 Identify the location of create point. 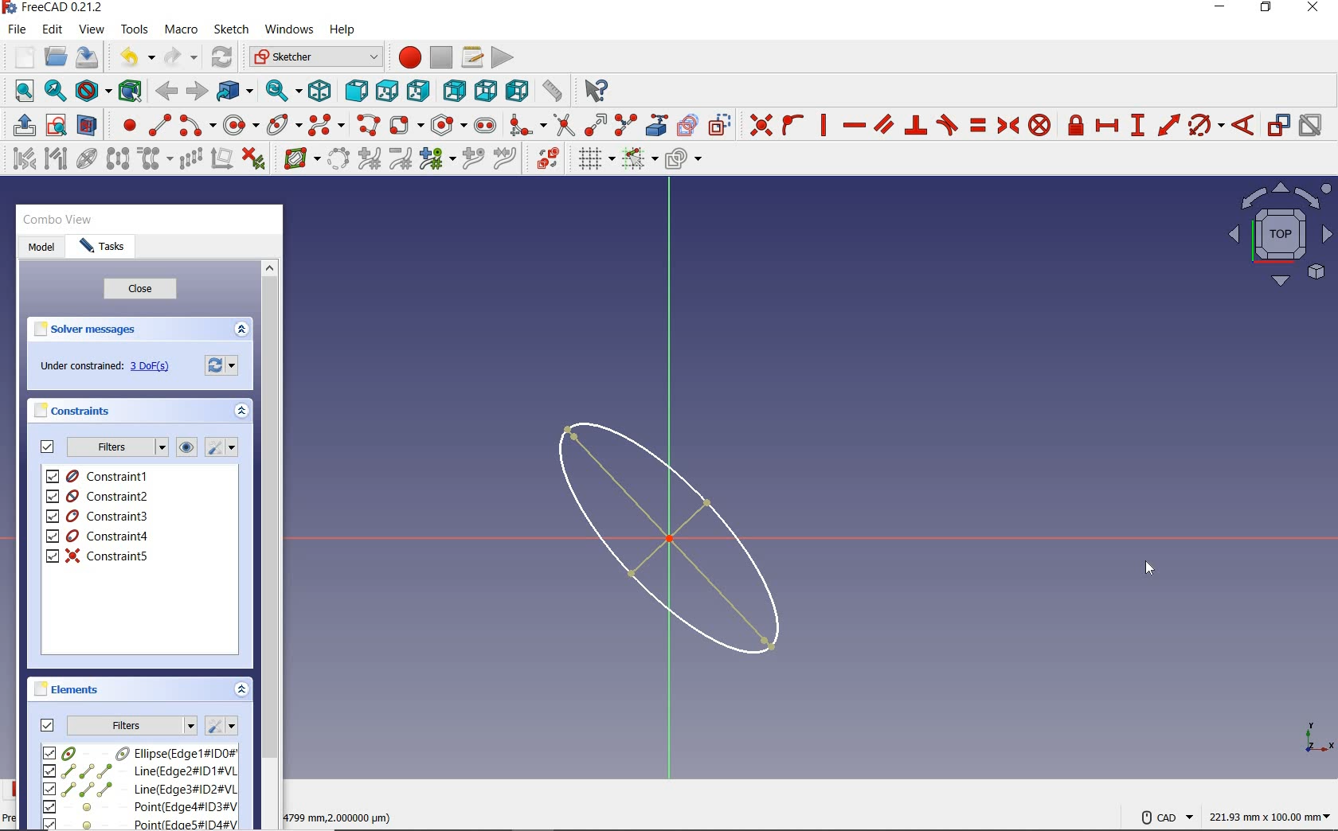
(126, 125).